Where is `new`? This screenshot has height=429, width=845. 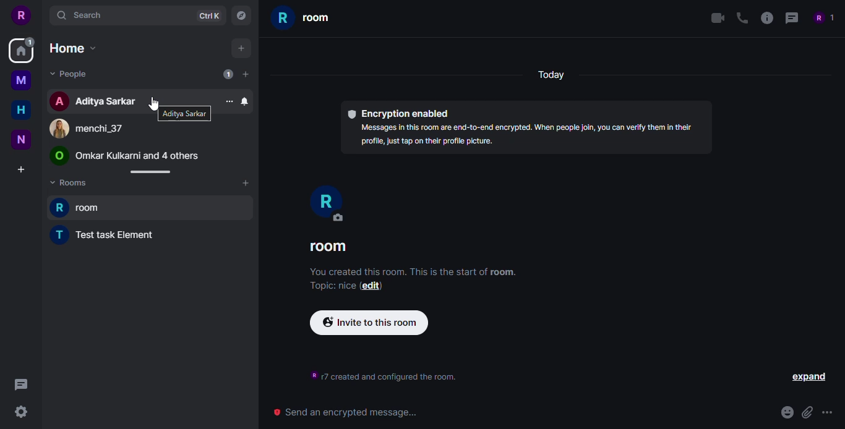
new is located at coordinates (20, 140).